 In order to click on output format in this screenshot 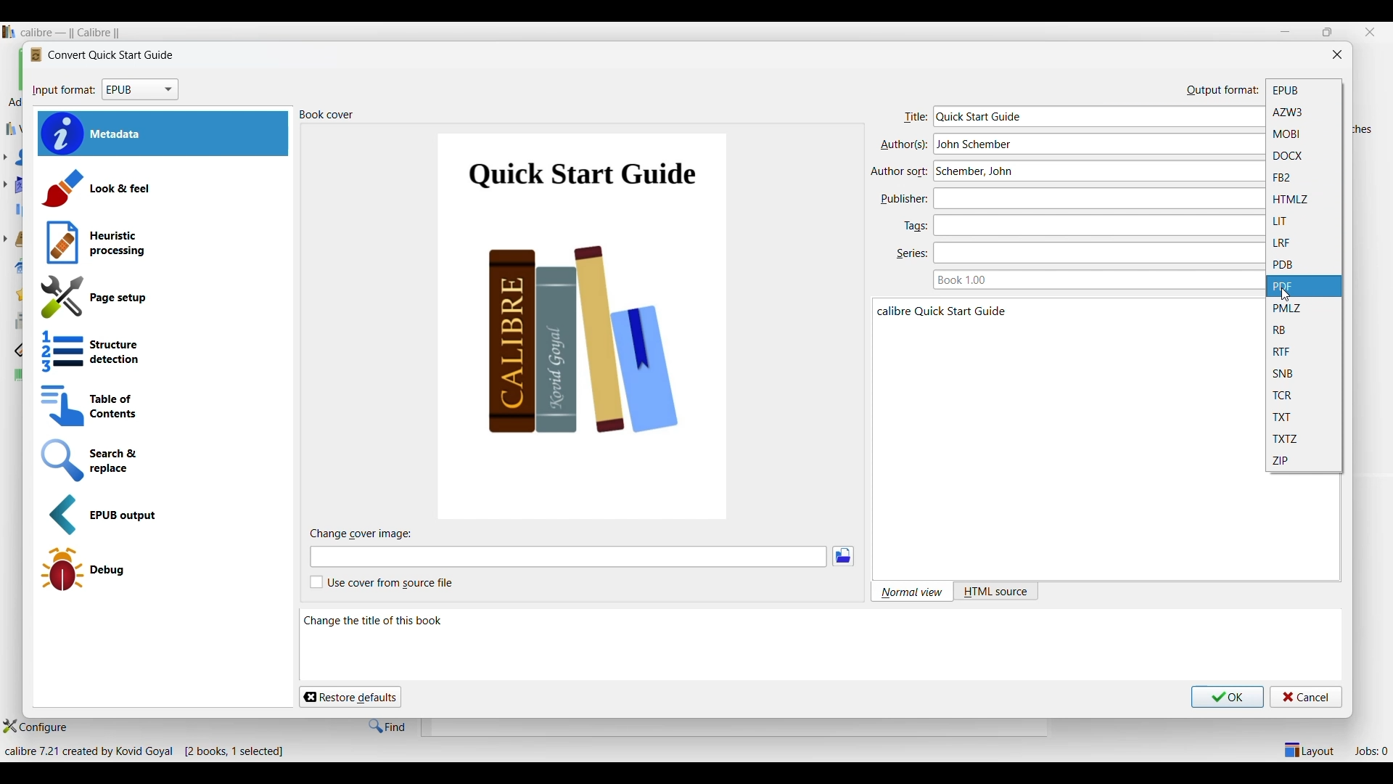, I will do `click(1223, 92)`.